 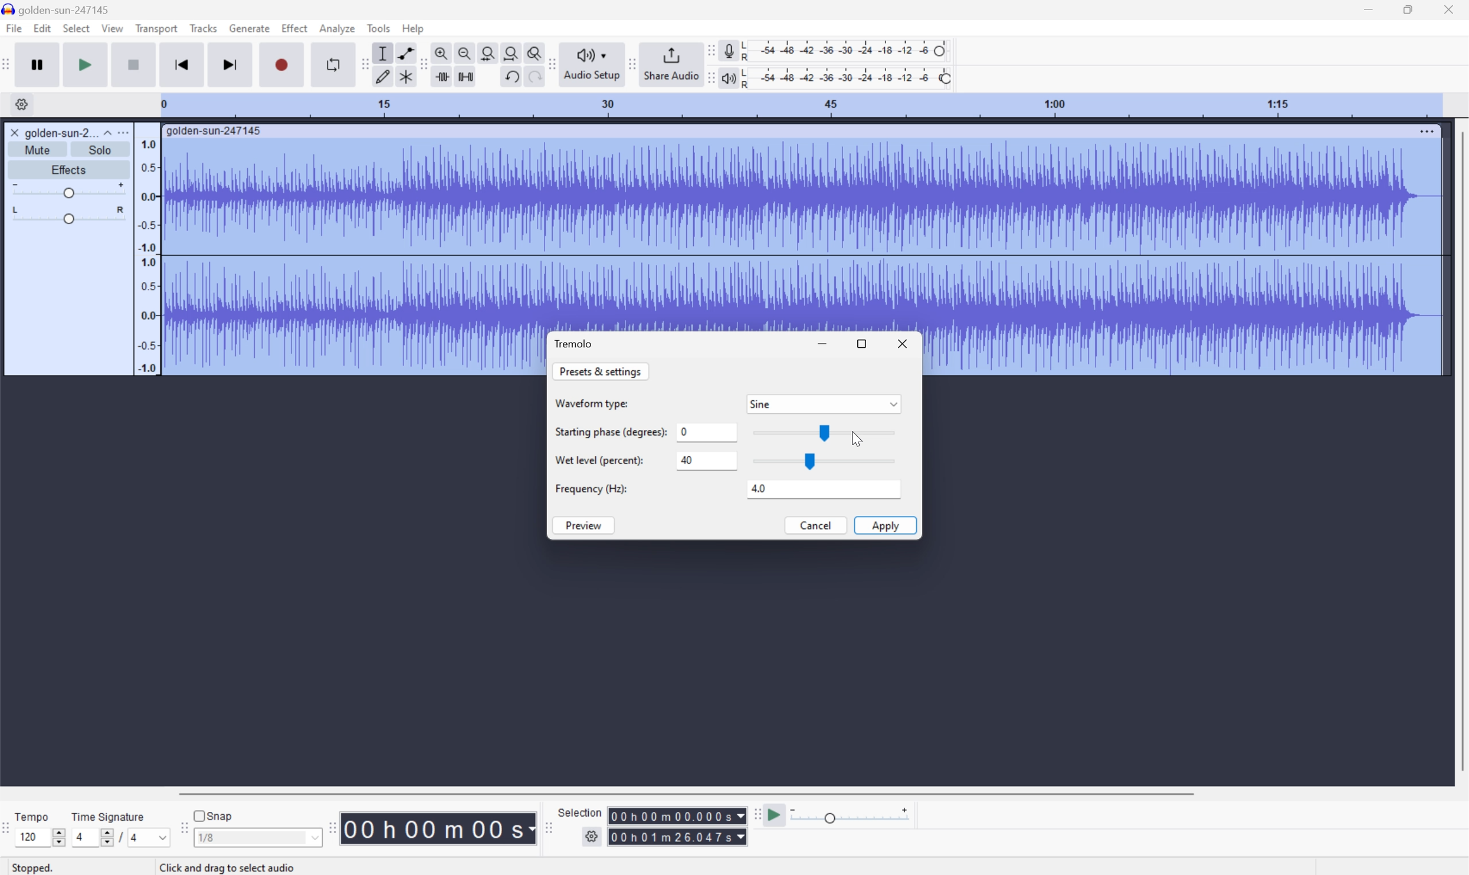 I want to click on Selection, so click(x=579, y=811).